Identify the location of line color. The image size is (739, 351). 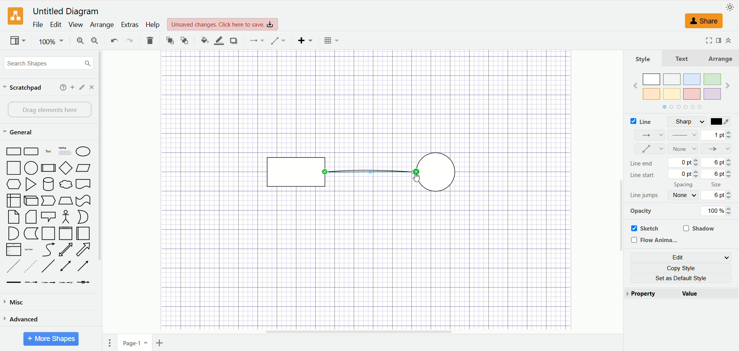
(220, 41).